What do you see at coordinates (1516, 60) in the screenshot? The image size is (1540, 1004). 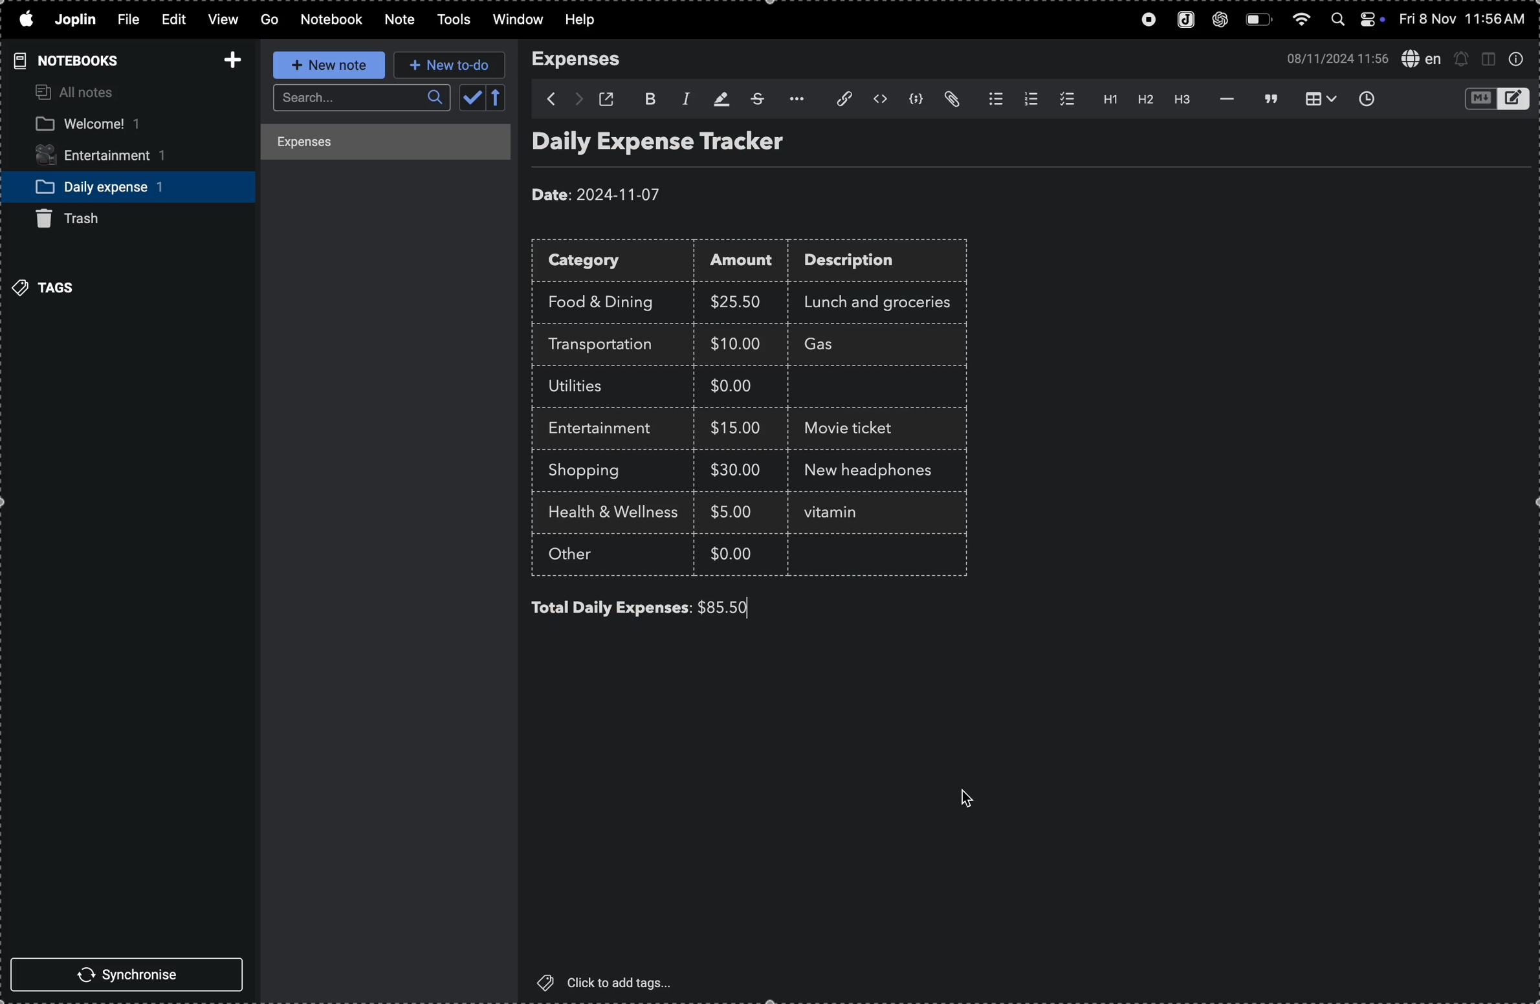 I see `info` at bounding box center [1516, 60].